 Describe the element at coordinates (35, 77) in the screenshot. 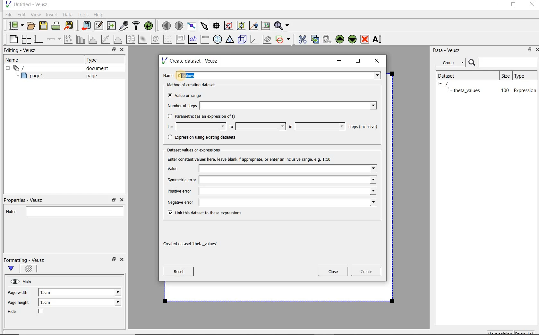

I see `page1` at that location.